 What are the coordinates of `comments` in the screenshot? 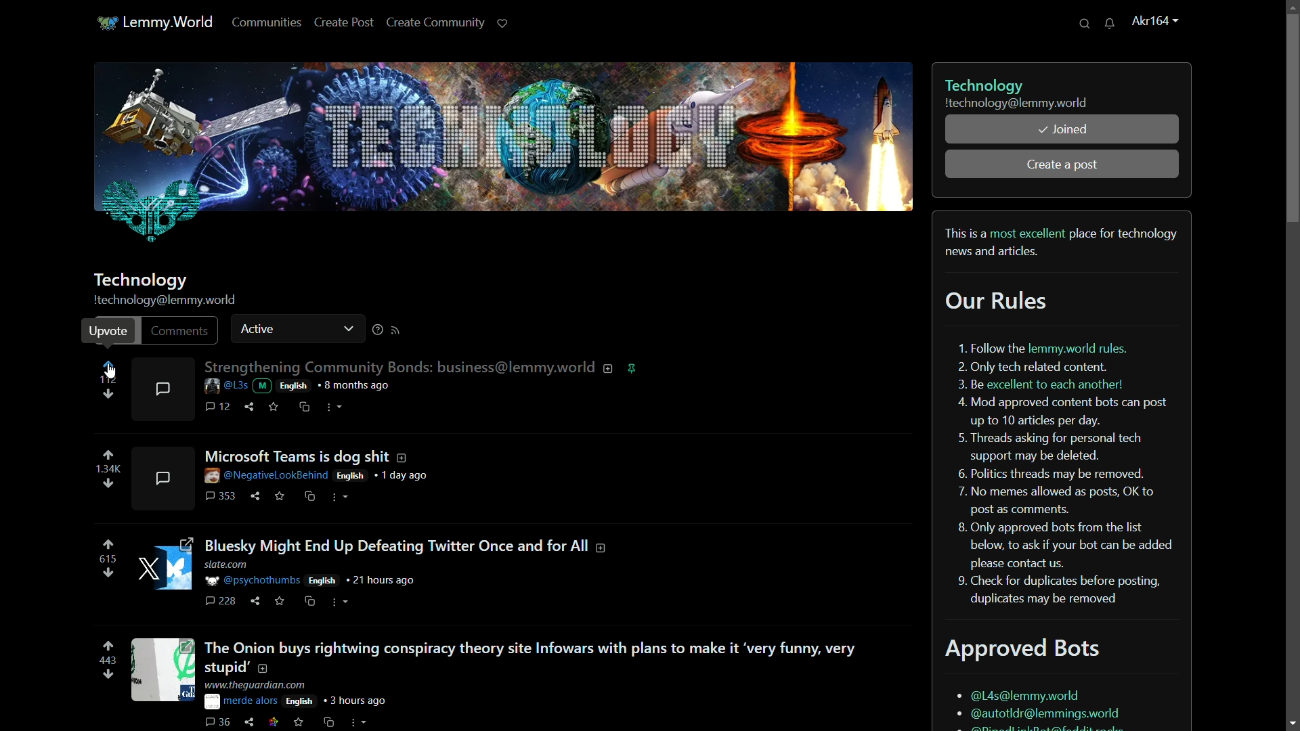 It's located at (221, 721).